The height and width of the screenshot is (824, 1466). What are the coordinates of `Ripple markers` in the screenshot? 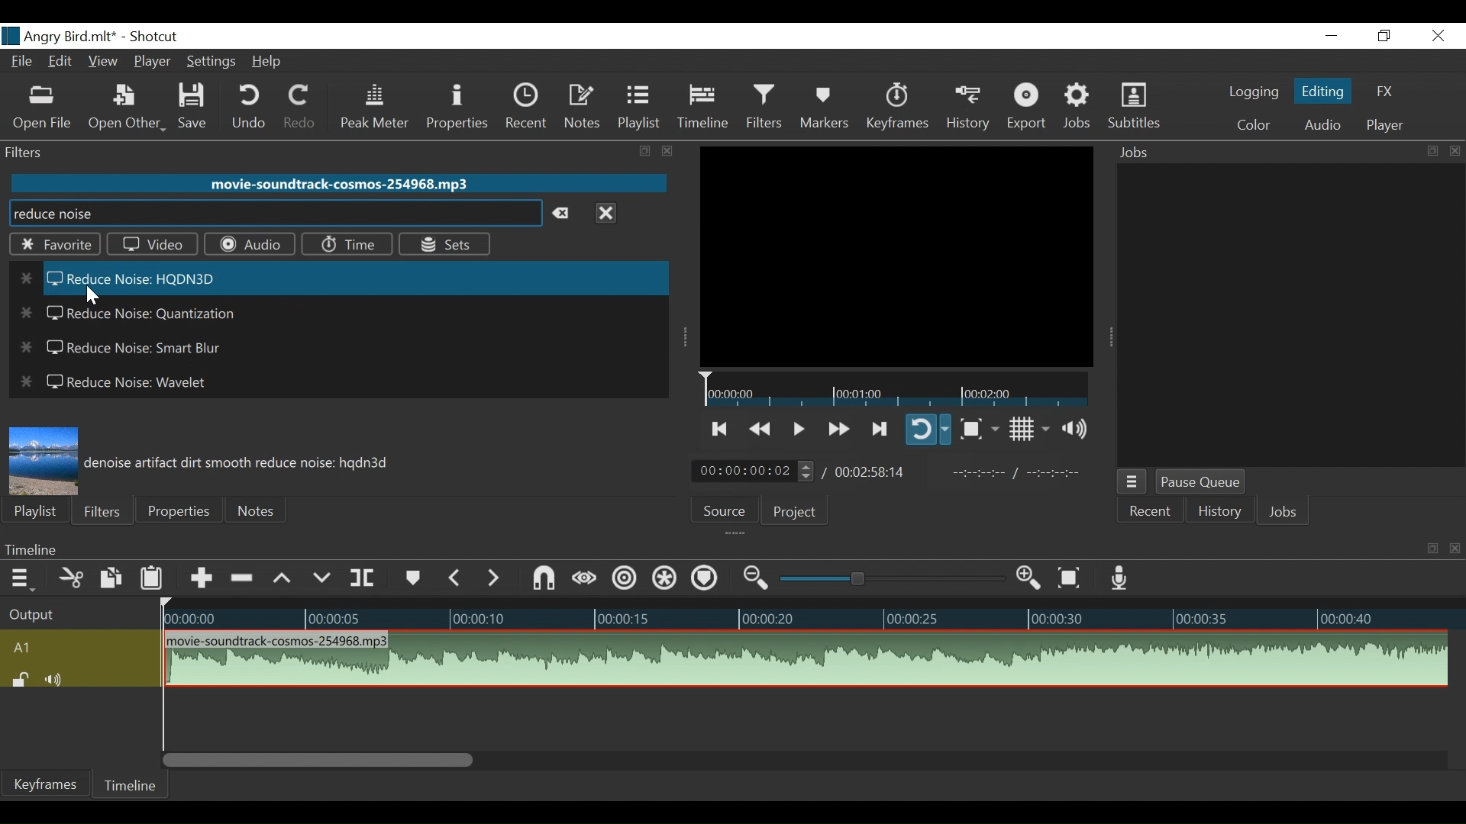 It's located at (706, 578).